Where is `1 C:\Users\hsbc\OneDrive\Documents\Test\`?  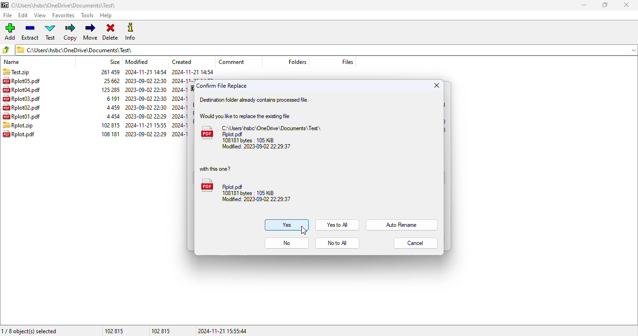 1 C:\Users\hsbc\OneDrive\Documents\Test\ is located at coordinates (327, 50).